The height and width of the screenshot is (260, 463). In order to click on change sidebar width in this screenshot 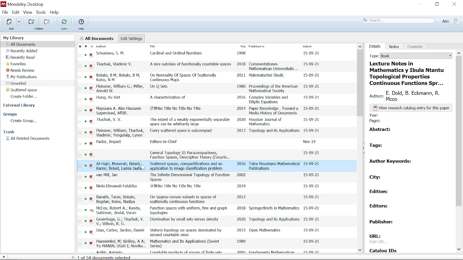, I will do `click(72, 257)`.